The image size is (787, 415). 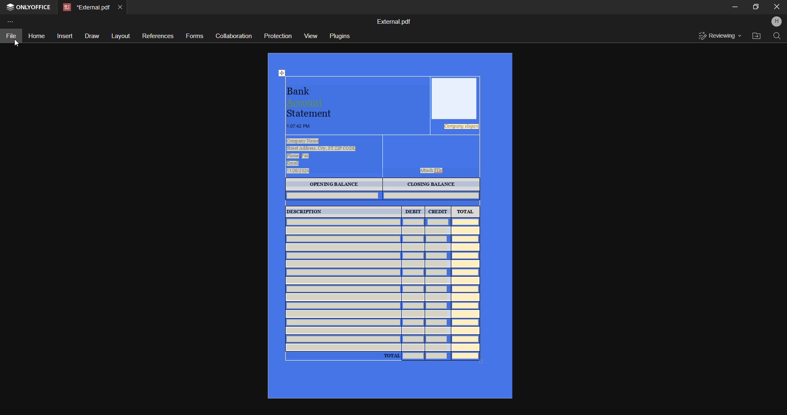 What do you see at coordinates (735, 7) in the screenshot?
I see `Mimize` at bounding box center [735, 7].